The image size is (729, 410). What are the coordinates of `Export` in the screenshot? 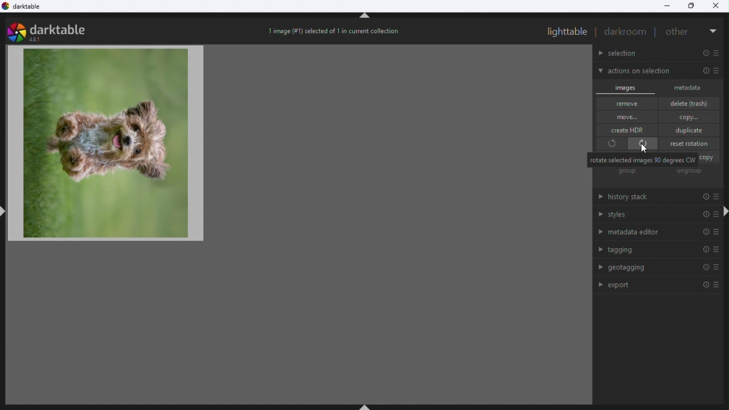 It's located at (662, 284).